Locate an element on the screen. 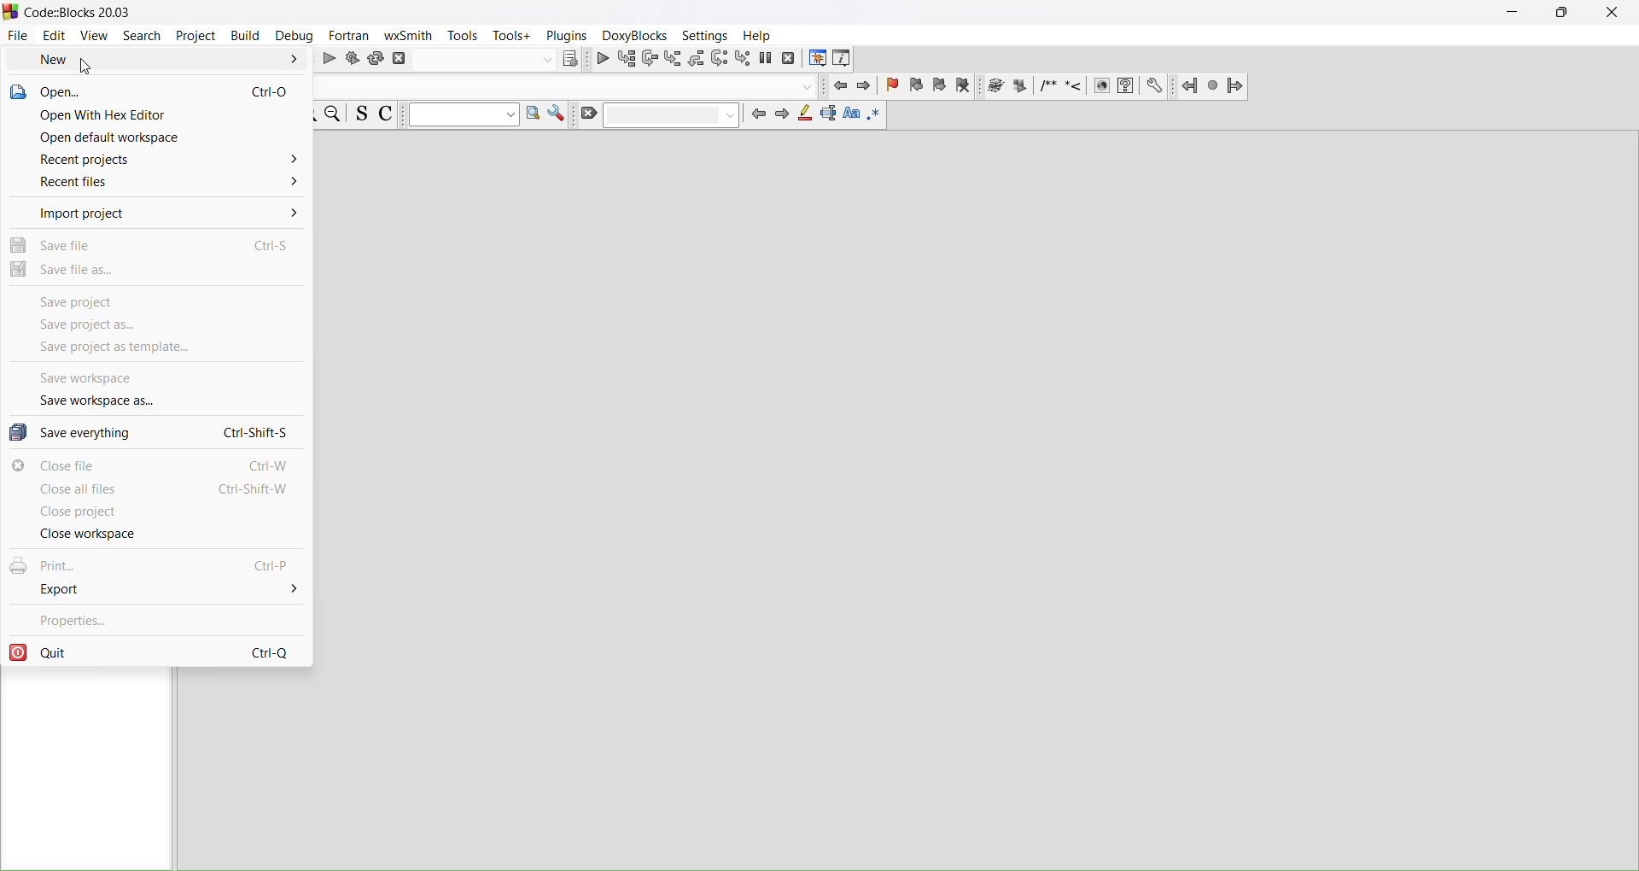  match case is located at coordinates (851, 117).